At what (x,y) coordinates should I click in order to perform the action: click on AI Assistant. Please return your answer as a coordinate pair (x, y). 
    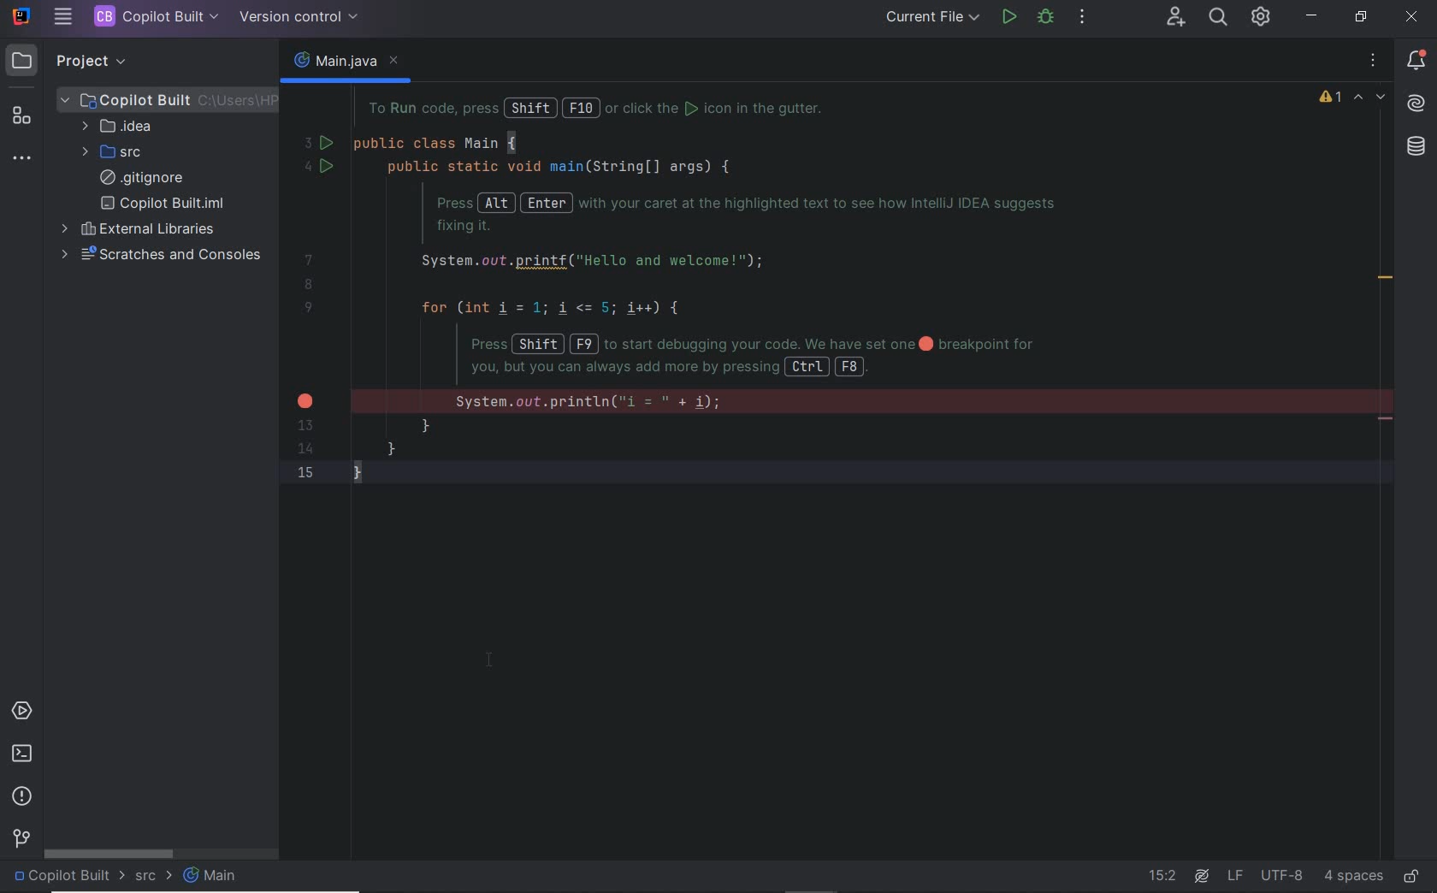
    Looking at the image, I should click on (1415, 103).